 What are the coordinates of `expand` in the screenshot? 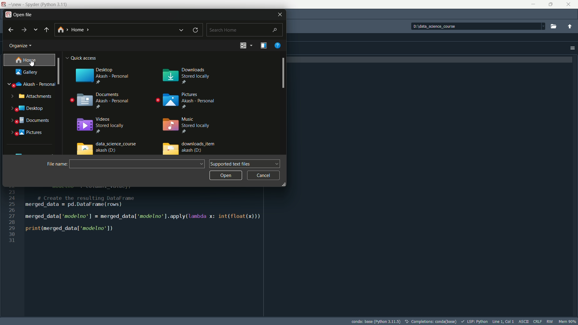 It's located at (12, 133).